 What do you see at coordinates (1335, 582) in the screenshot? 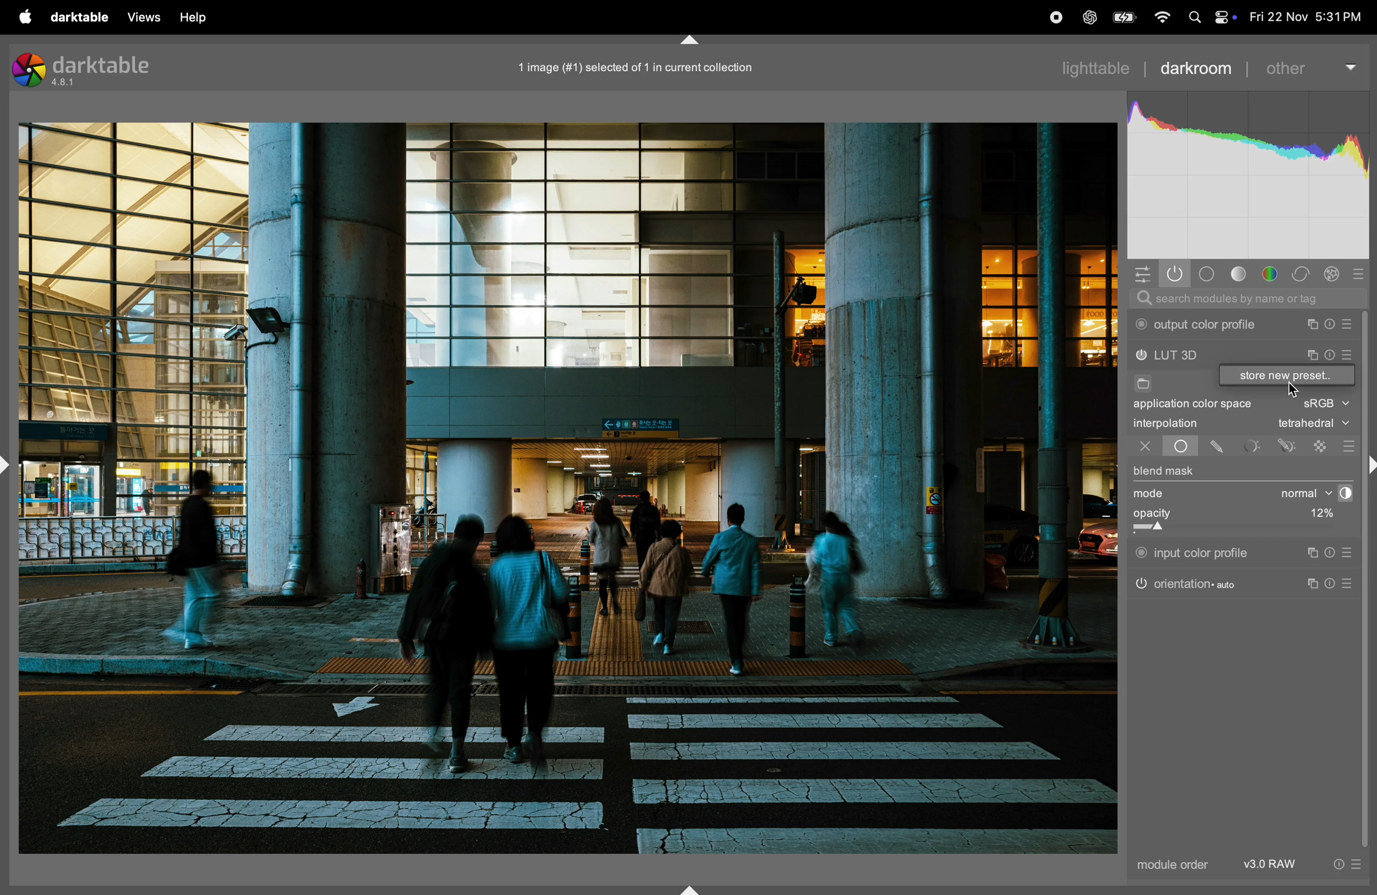
I see `reset parameters` at bounding box center [1335, 582].